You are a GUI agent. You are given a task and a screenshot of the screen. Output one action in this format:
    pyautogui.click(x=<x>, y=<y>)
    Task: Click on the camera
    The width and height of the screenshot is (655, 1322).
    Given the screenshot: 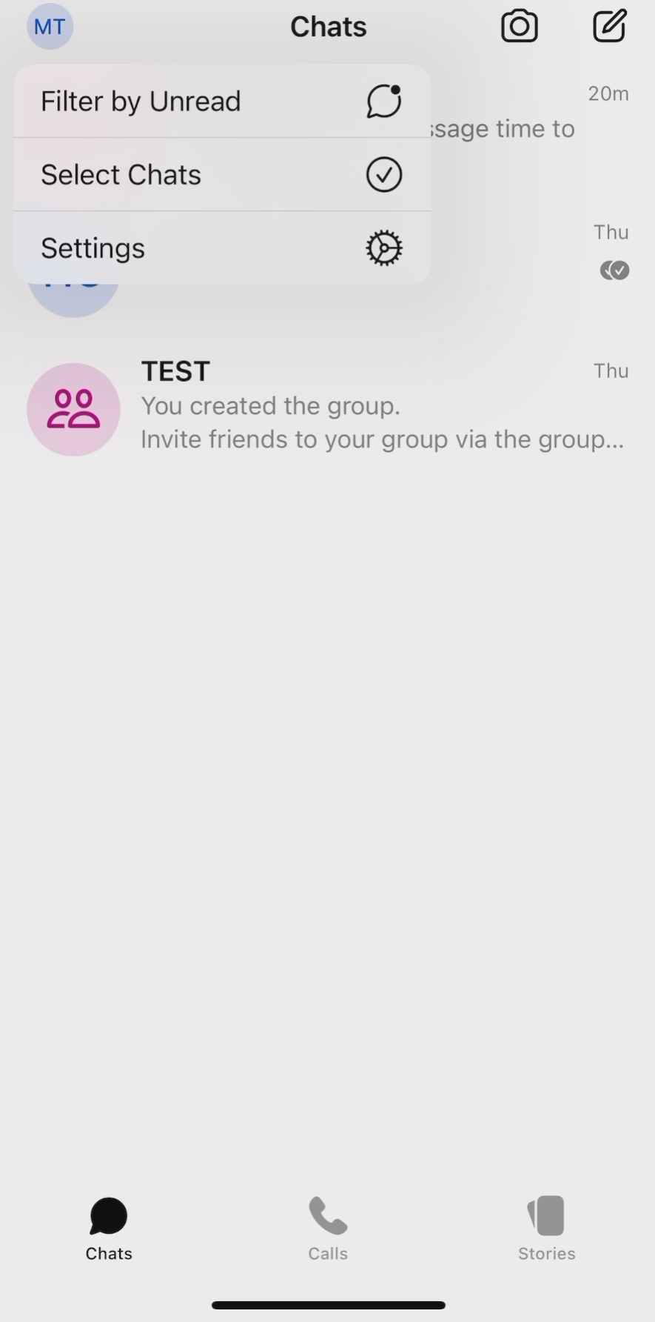 What is the action you would take?
    pyautogui.click(x=520, y=27)
    